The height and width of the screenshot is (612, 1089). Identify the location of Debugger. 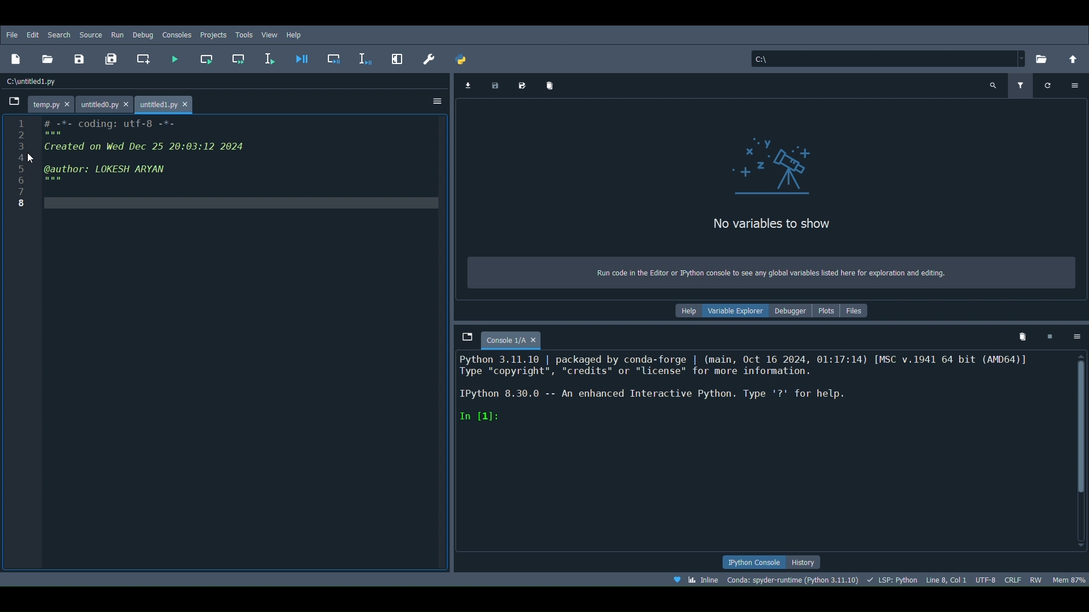
(790, 311).